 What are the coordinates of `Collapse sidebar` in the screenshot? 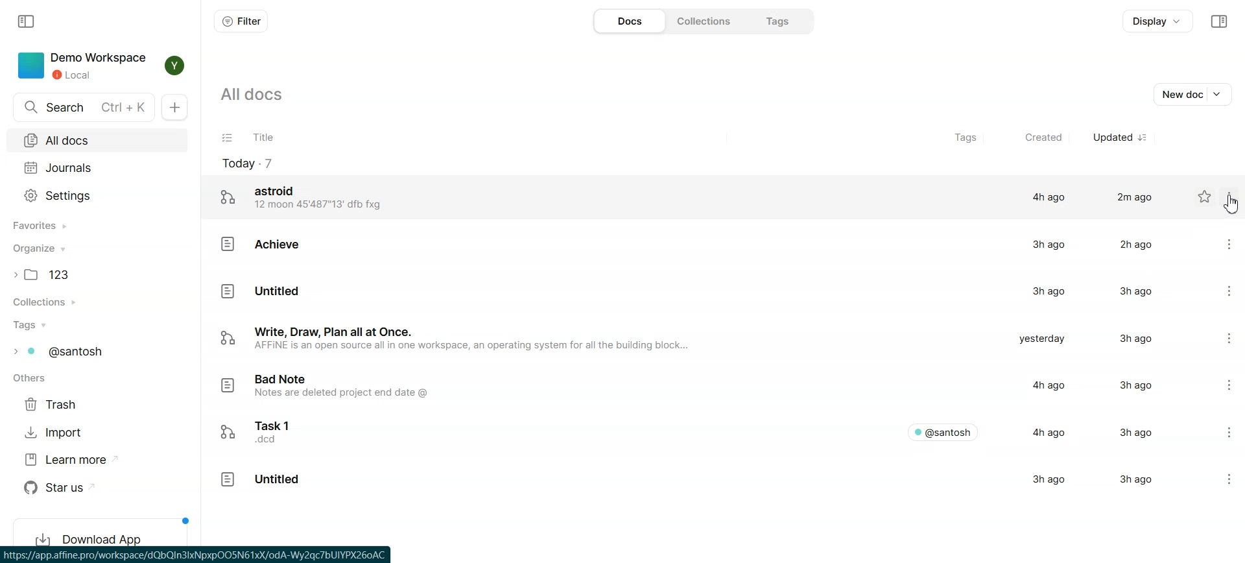 It's located at (1219, 22).